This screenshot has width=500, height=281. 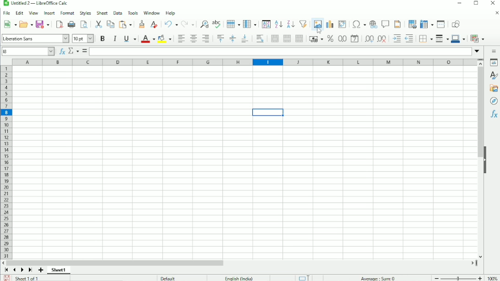 I want to click on Print, so click(x=71, y=24).